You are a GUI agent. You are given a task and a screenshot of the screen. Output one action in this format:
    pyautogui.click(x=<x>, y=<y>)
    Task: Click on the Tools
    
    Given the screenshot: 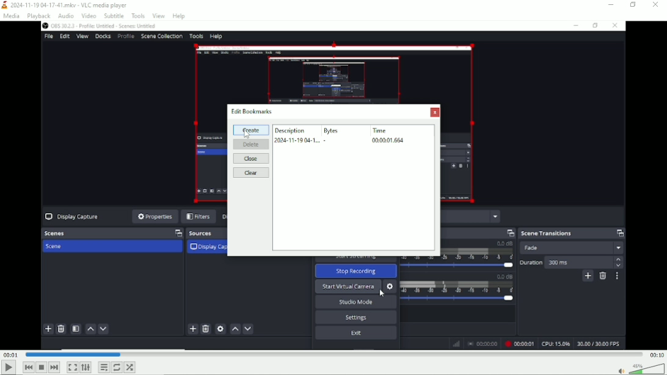 What is the action you would take?
    pyautogui.click(x=139, y=16)
    